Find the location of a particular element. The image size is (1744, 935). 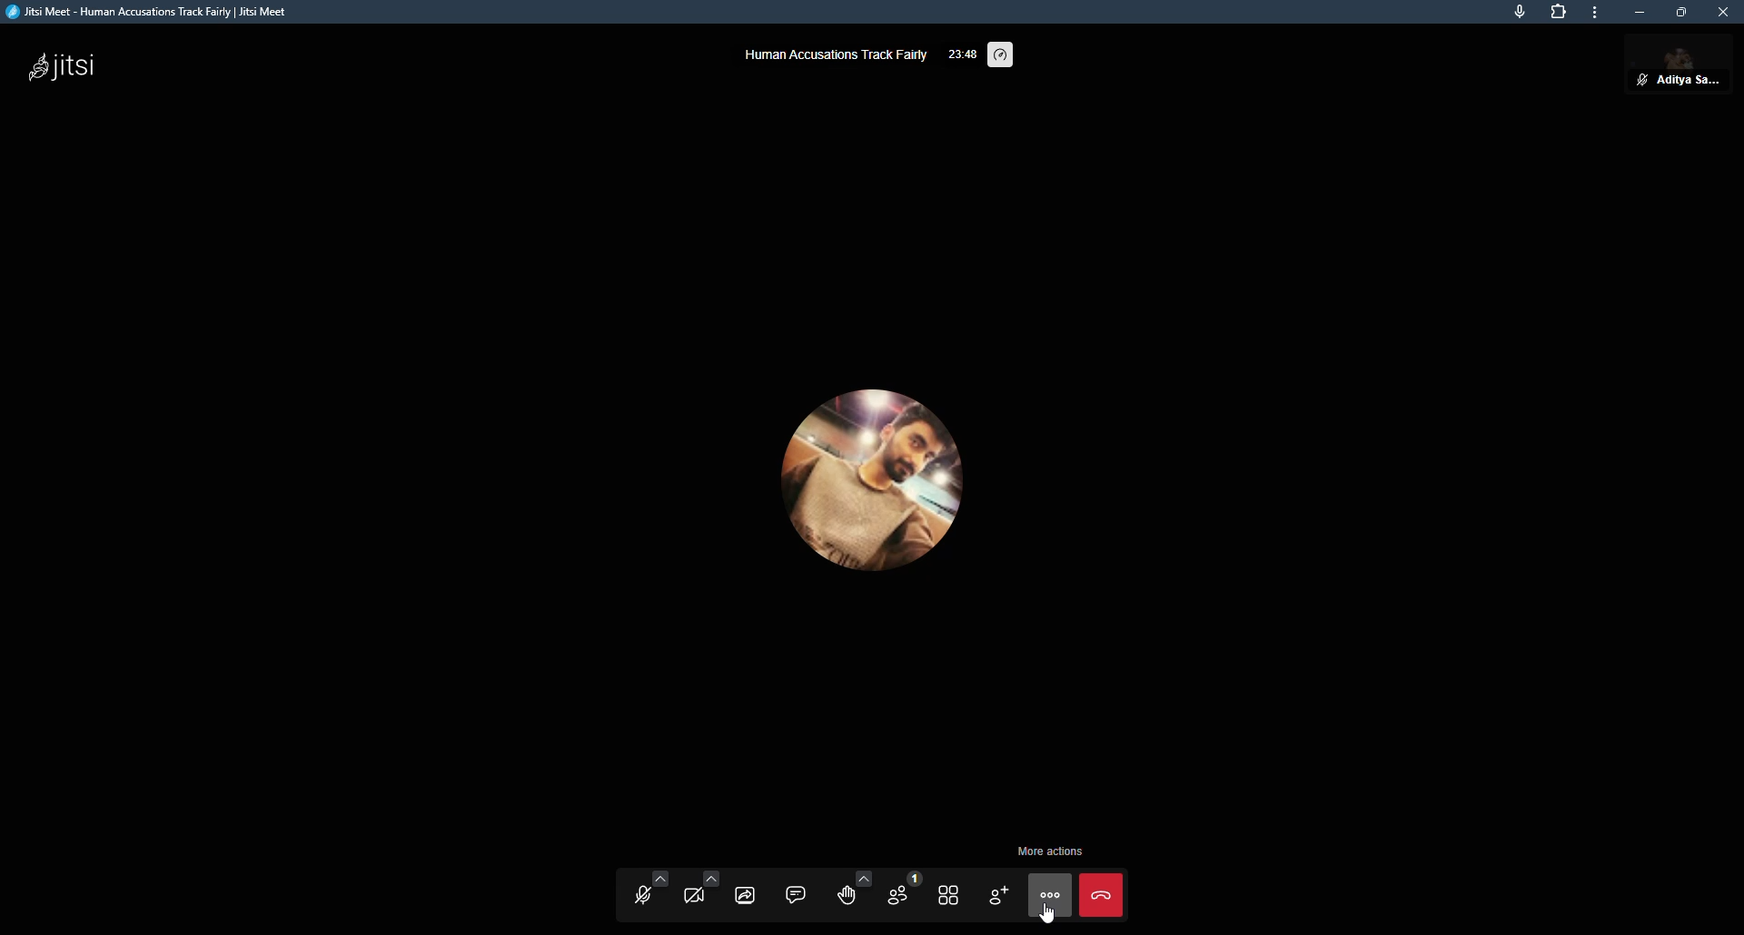

profile is located at coordinates (1692, 69).